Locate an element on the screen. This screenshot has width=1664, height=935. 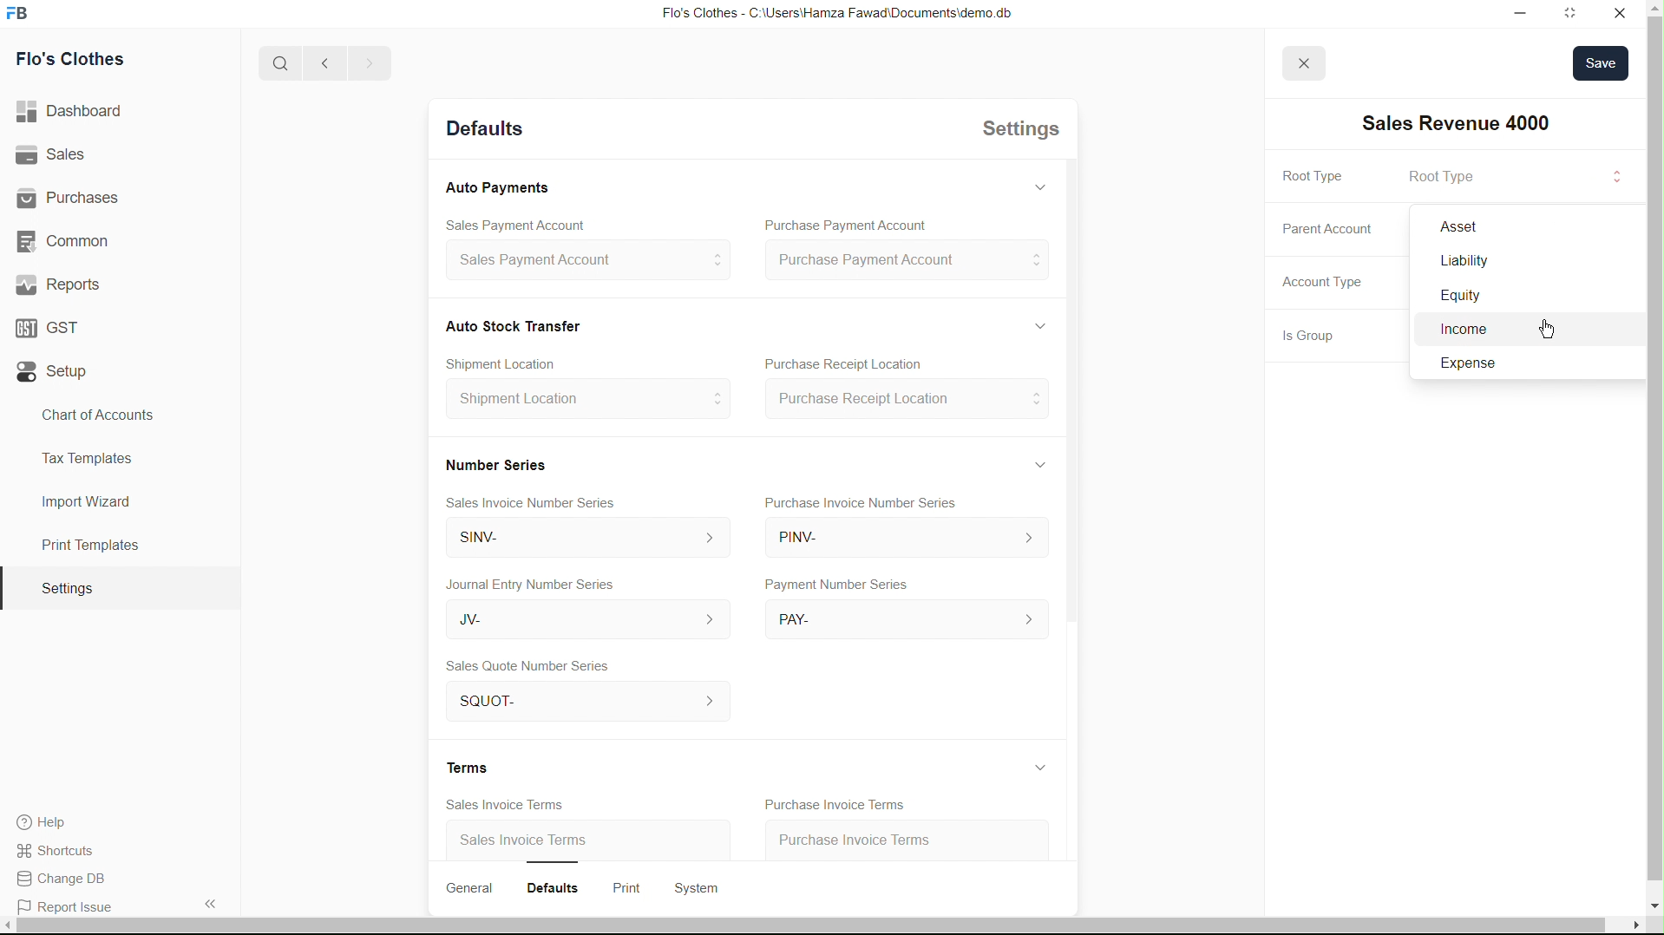
System is located at coordinates (711, 886).